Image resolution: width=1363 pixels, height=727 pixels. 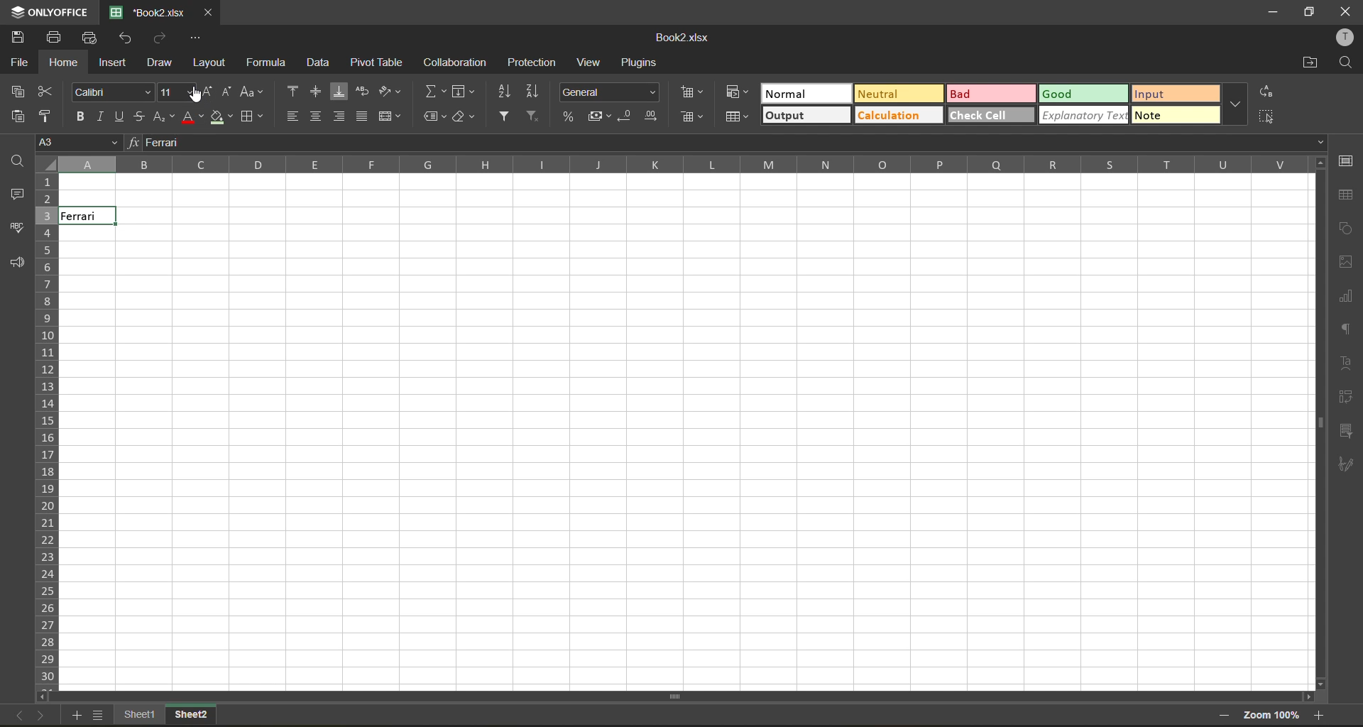 What do you see at coordinates (694, 165) in the screenshot?
I see `column names` at bounding box center [694, 165].